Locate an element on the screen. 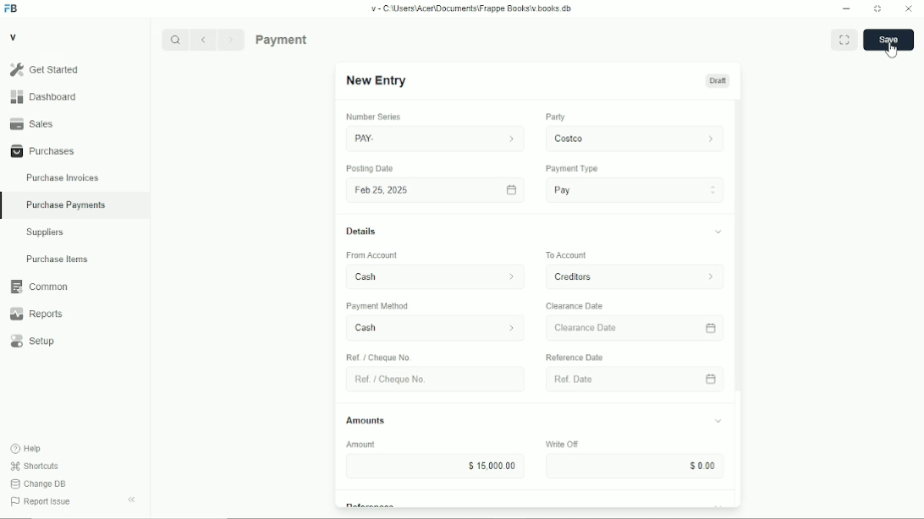  Cash is located at coordinates (427, 329).